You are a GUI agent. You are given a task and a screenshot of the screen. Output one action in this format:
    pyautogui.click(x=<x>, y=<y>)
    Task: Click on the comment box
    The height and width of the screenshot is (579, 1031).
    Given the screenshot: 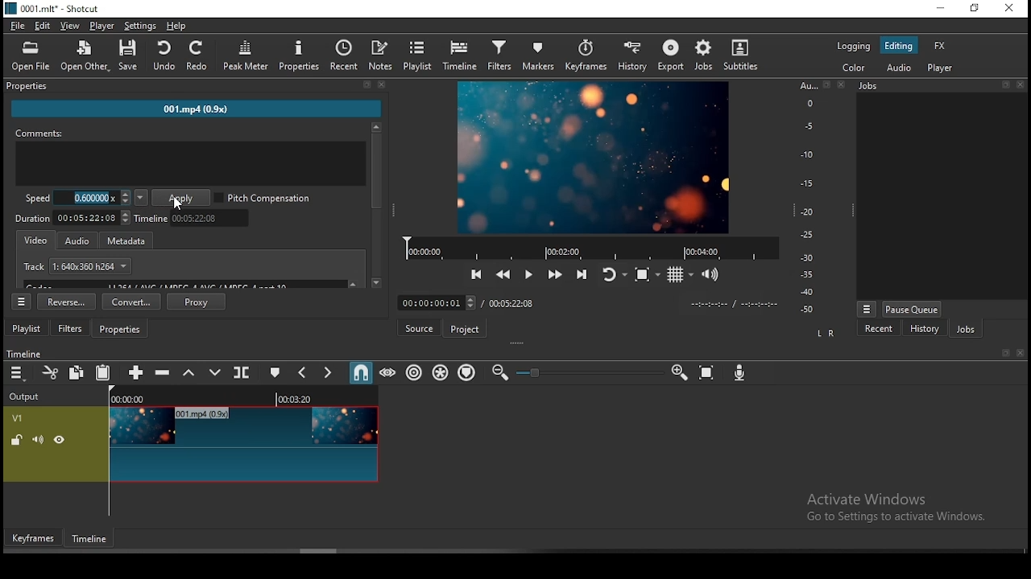 What is the action you would take?
    pyautogui.click(x=193, y=163)
    